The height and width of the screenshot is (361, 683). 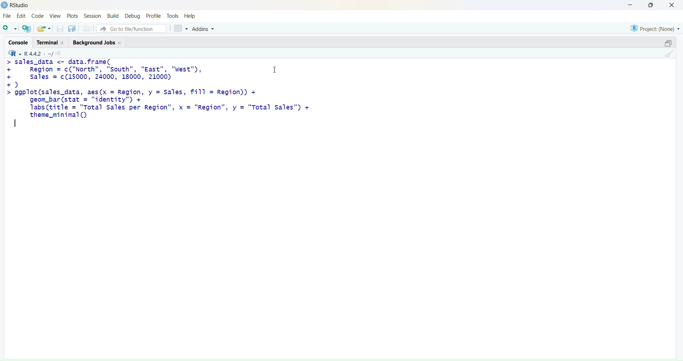 I want to click on Build, so click(x=112, y=16).